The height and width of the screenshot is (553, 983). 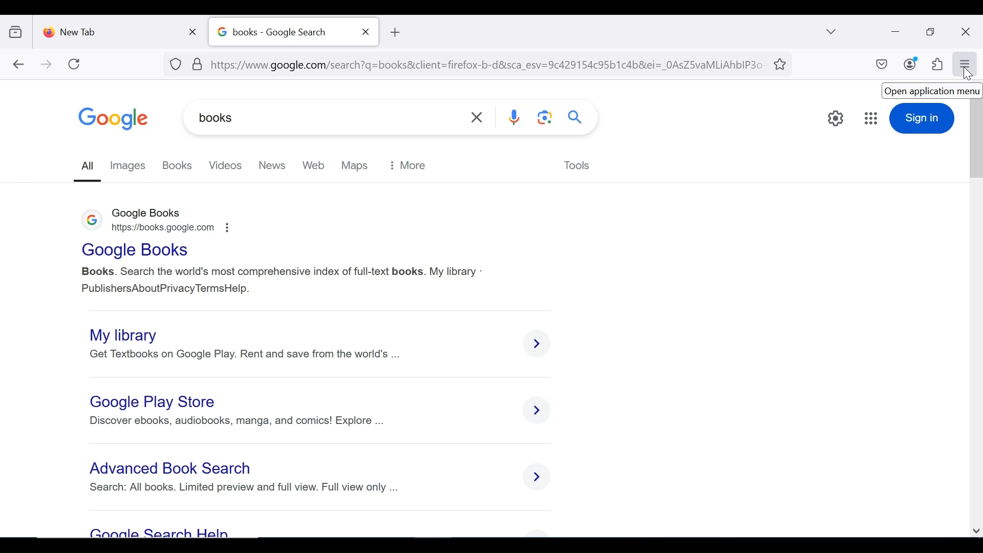 I want to click on new tab, so click(x=110, y=30).